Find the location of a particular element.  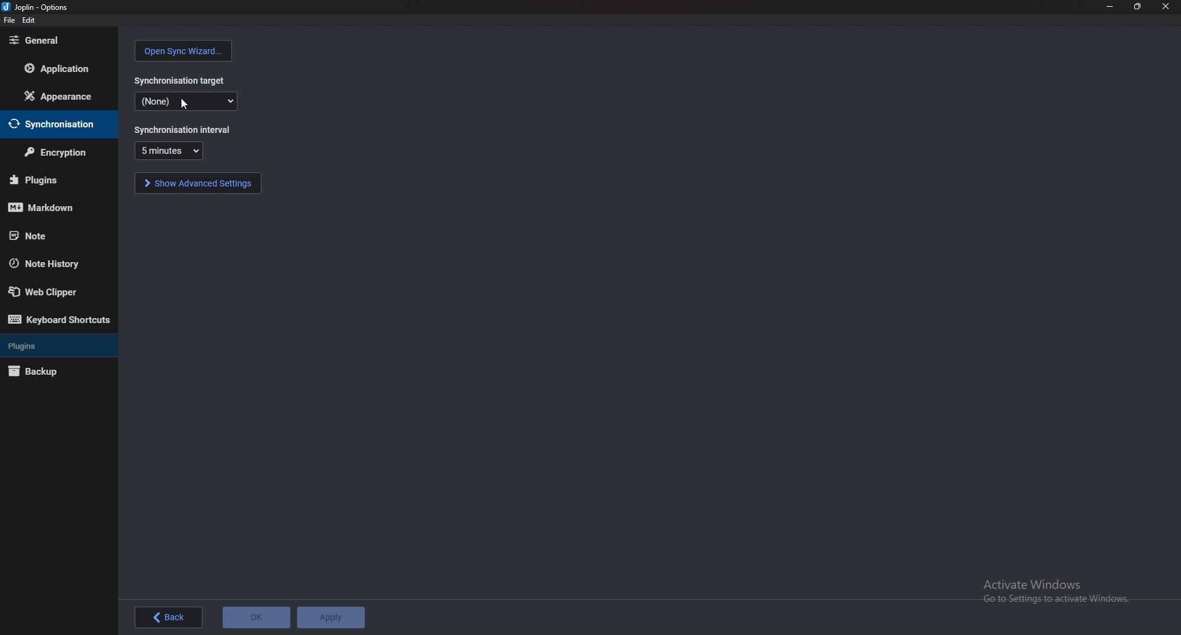

Plugins is located at coordinates (54, 180).